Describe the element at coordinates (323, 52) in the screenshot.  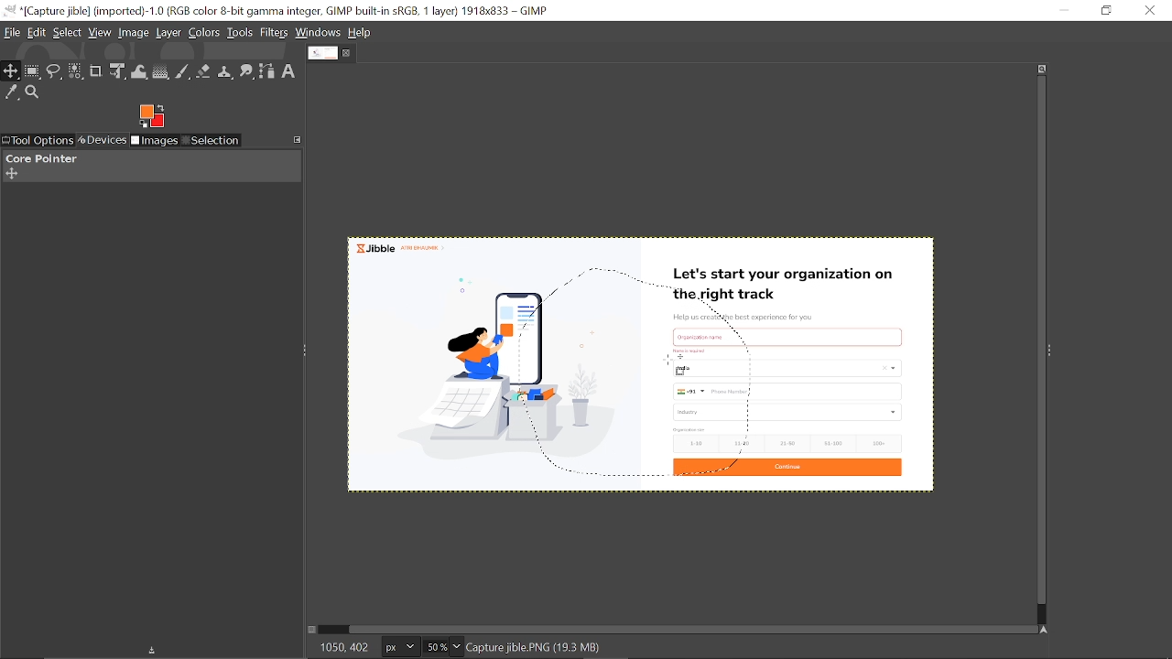
I see `Current tab` at that location.